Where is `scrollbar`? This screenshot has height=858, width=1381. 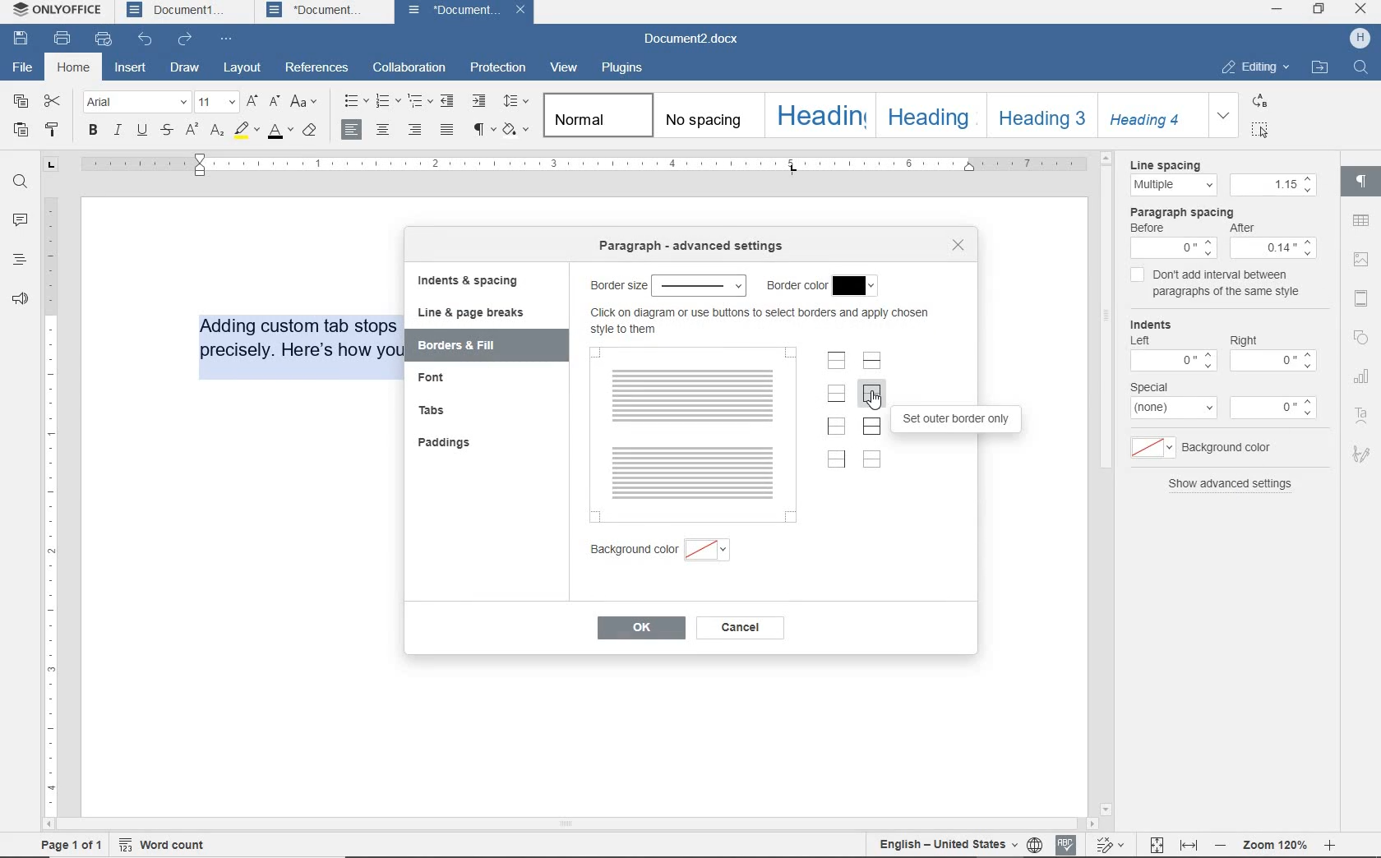 scrollbar is located at coordinates (1333, 491).